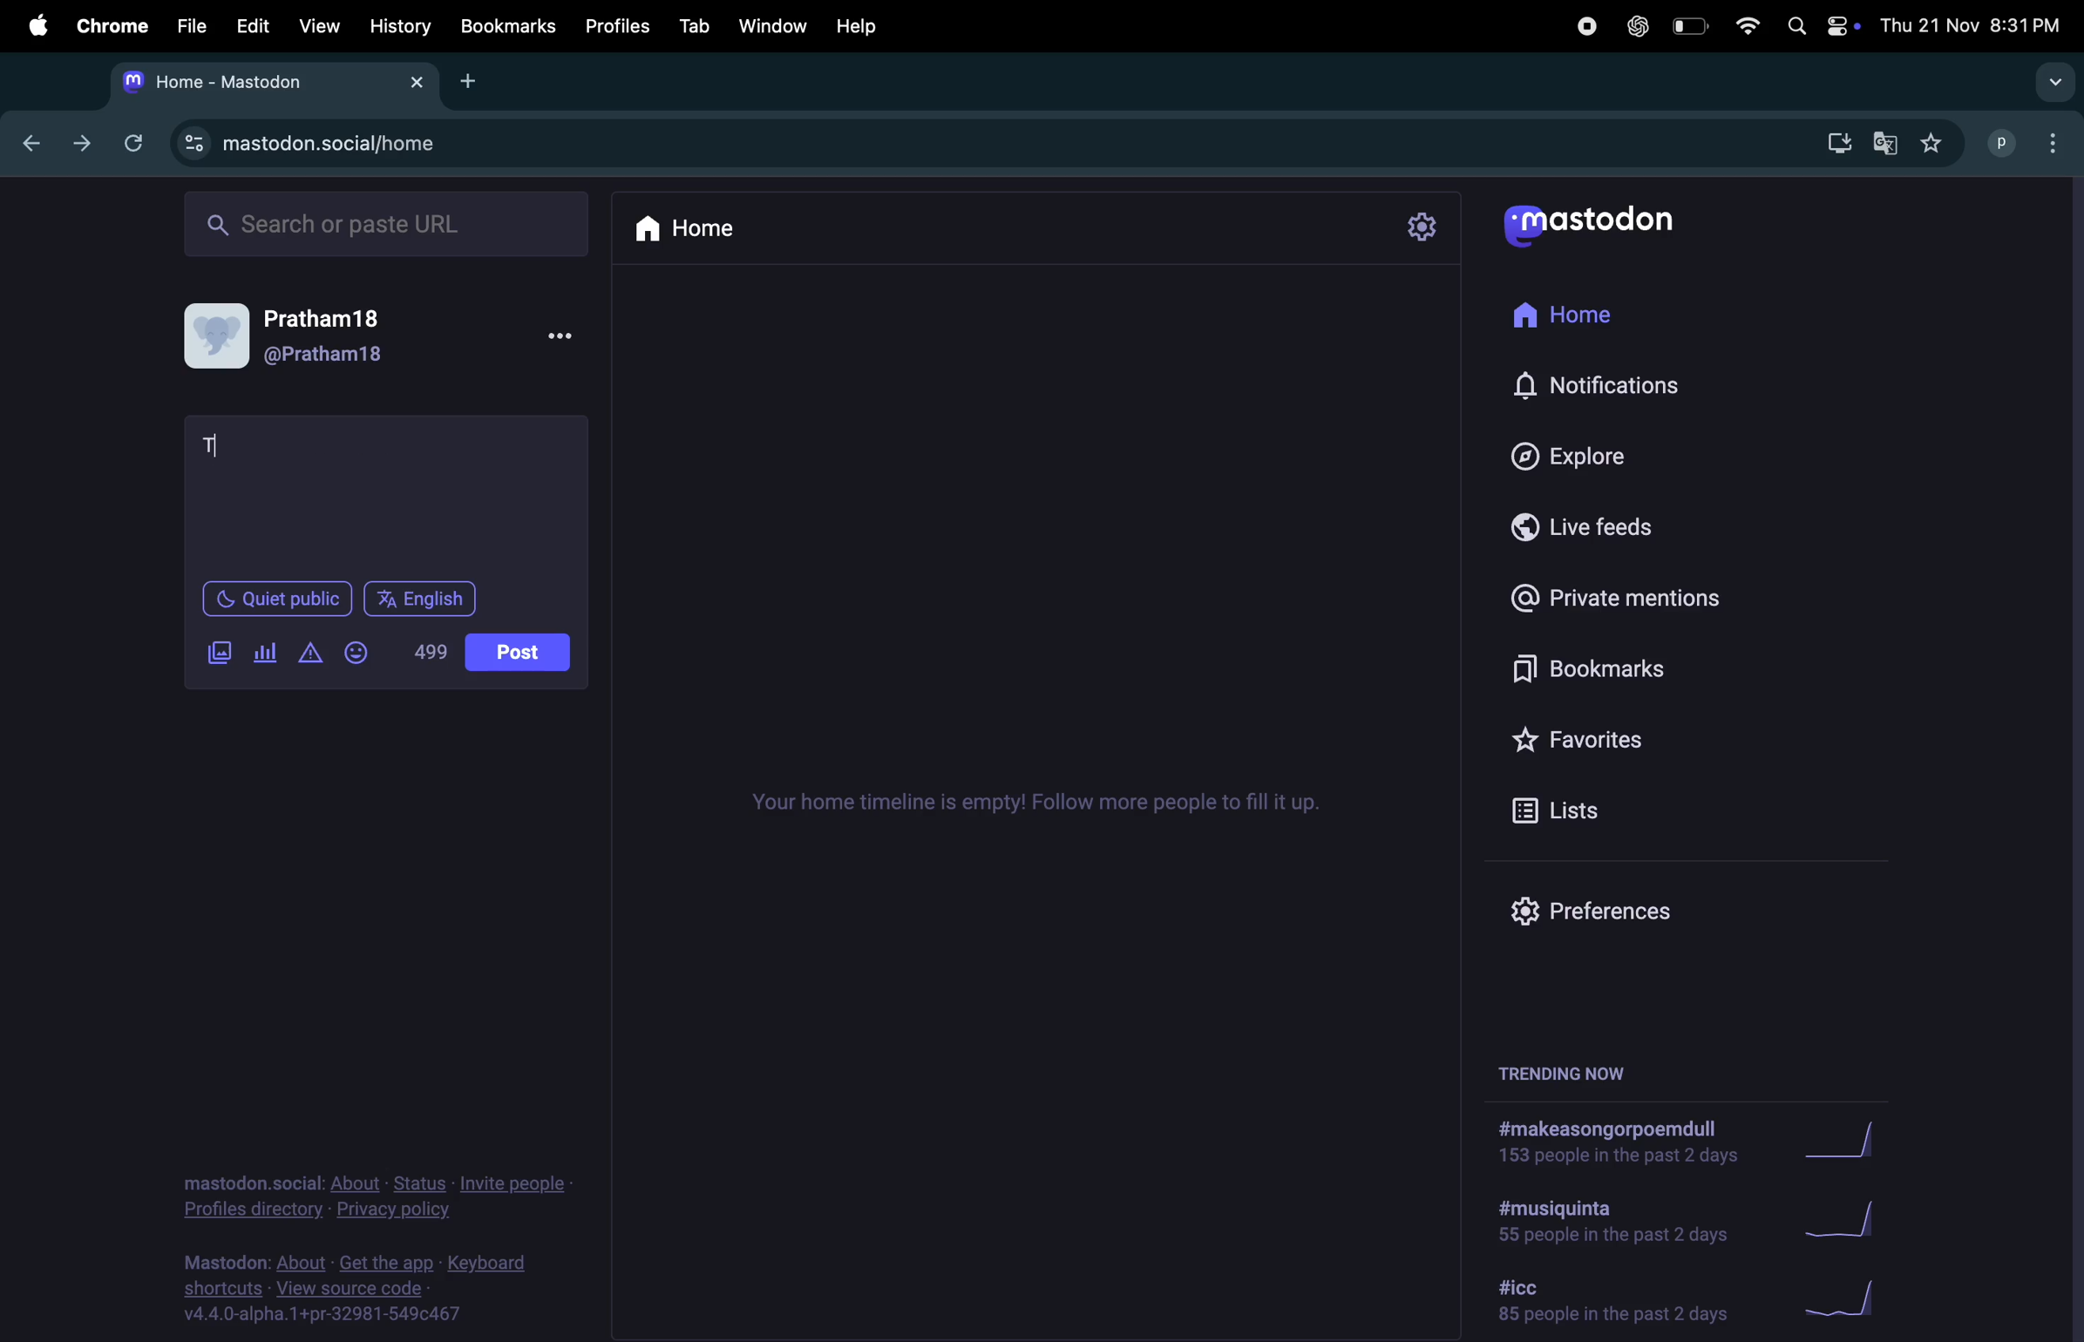  I want to click on close, so click(415, 83).